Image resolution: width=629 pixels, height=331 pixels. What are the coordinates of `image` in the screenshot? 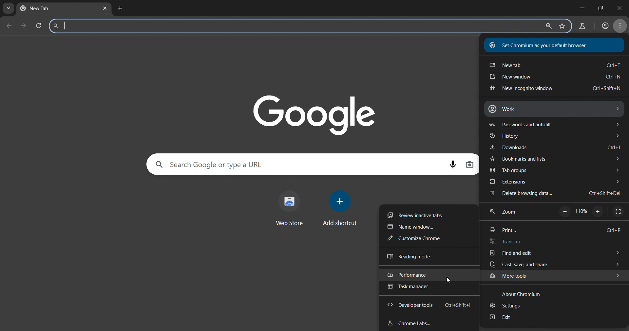 It's located at (316, 114).